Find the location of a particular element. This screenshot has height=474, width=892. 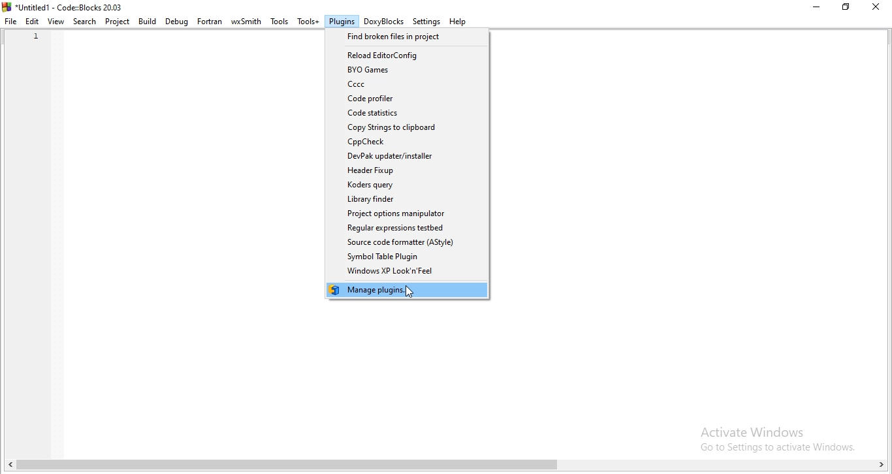

Search is located at coordinates (84, 21).